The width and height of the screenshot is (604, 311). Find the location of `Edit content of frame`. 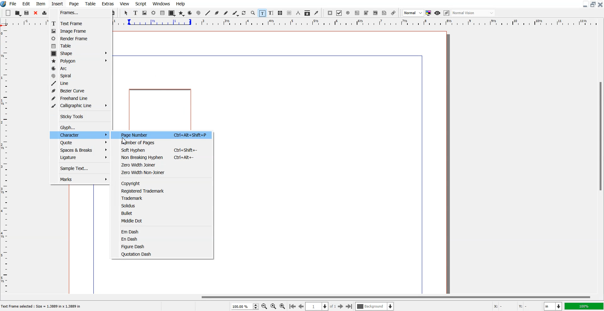

Edit content of frame is located at coordinates (262, 13).